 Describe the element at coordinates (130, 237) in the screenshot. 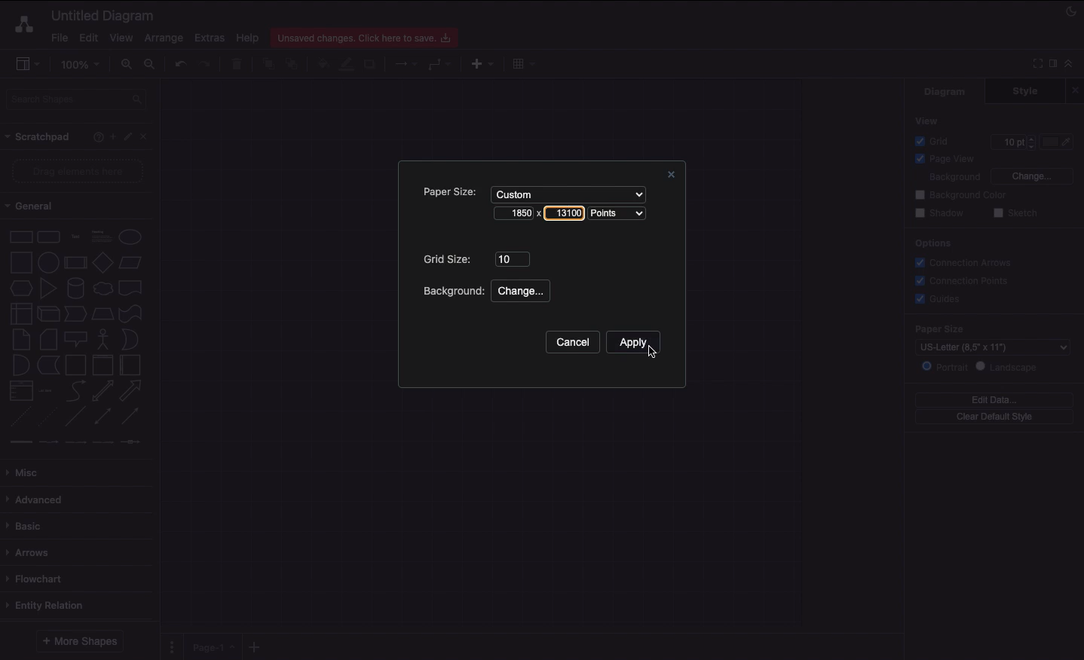

I see `Circle` at that location.